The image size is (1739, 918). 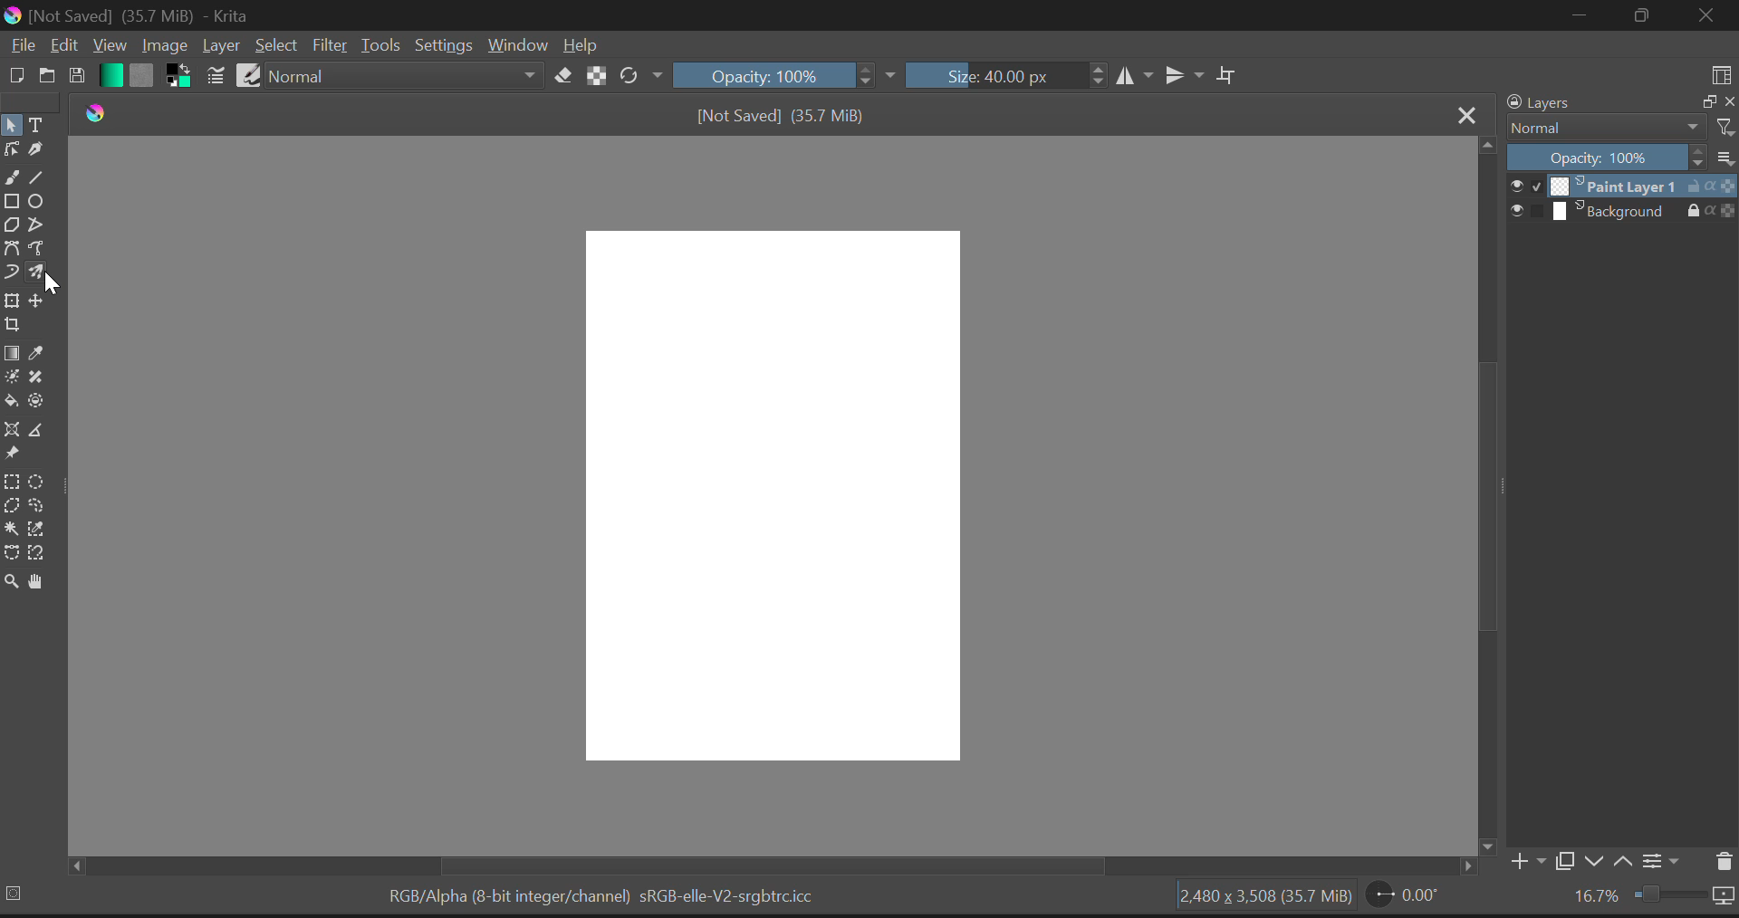 What do you see at coordinates (1707, 17) in the screenshot?
I see `Close` at bounding box center [1707, 17].